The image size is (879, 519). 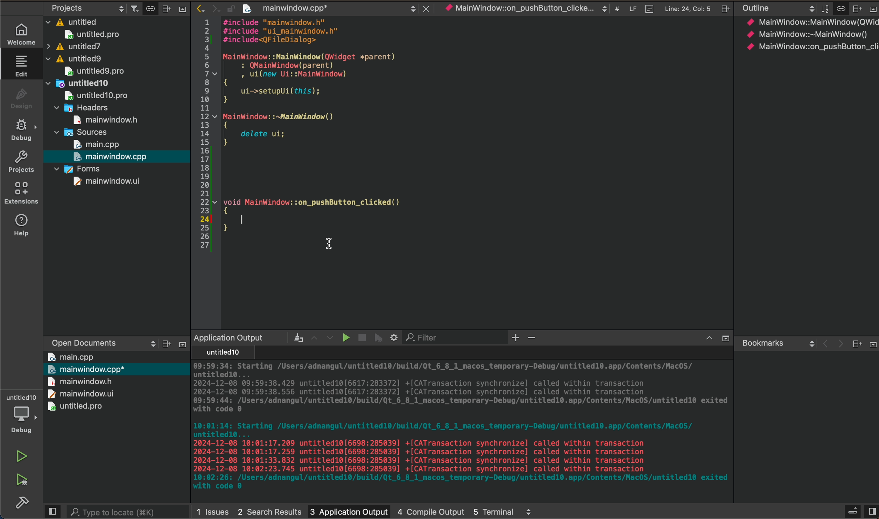 What do you see at coordinates (78, 340) in the screenshot?
I see `Open Documents` at bounding box center [78, 340].